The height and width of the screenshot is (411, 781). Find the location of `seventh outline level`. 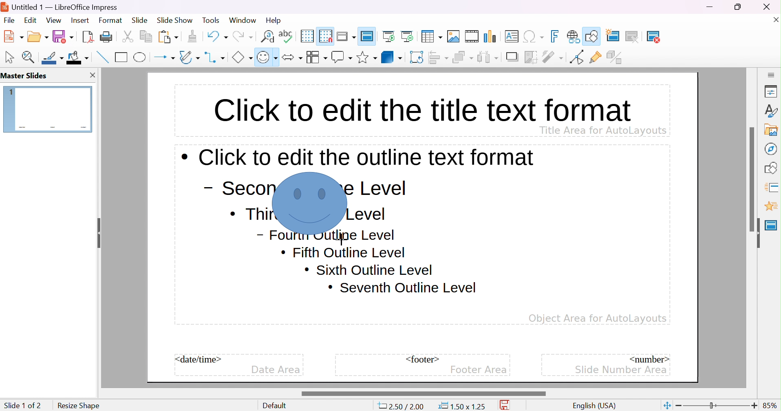

seventh outline level is located at coordinates (403, 288).